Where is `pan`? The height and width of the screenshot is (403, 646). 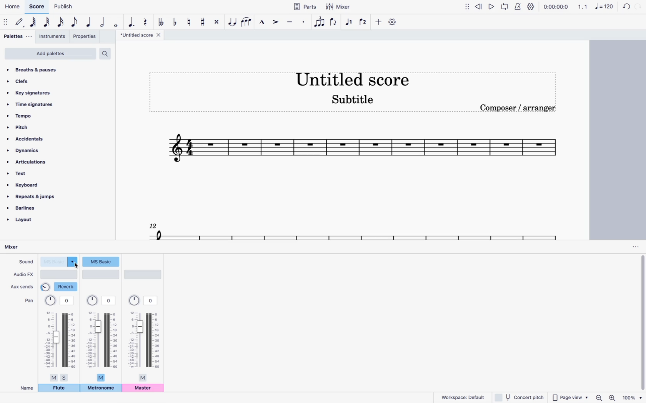 pan is located at coordinates (143, 338).